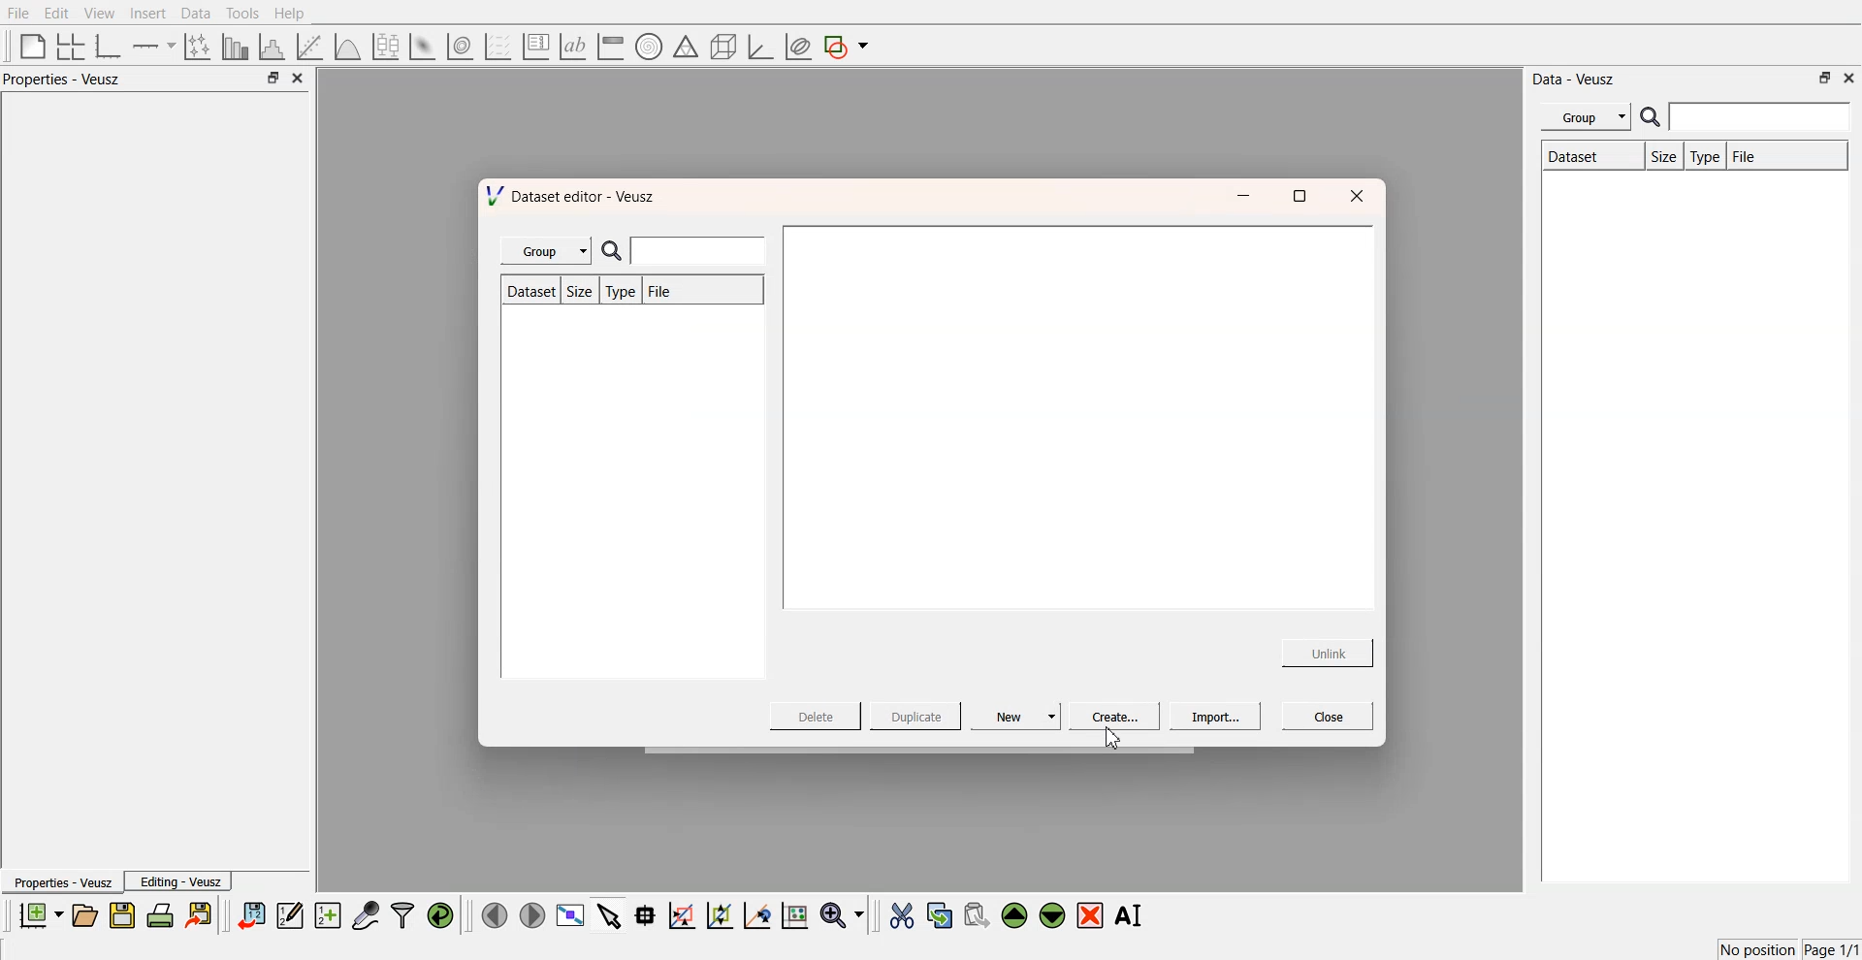 The width and height of the screenshot is (1862, 960). I want to click on minimise or maximise, so click(273, 79).